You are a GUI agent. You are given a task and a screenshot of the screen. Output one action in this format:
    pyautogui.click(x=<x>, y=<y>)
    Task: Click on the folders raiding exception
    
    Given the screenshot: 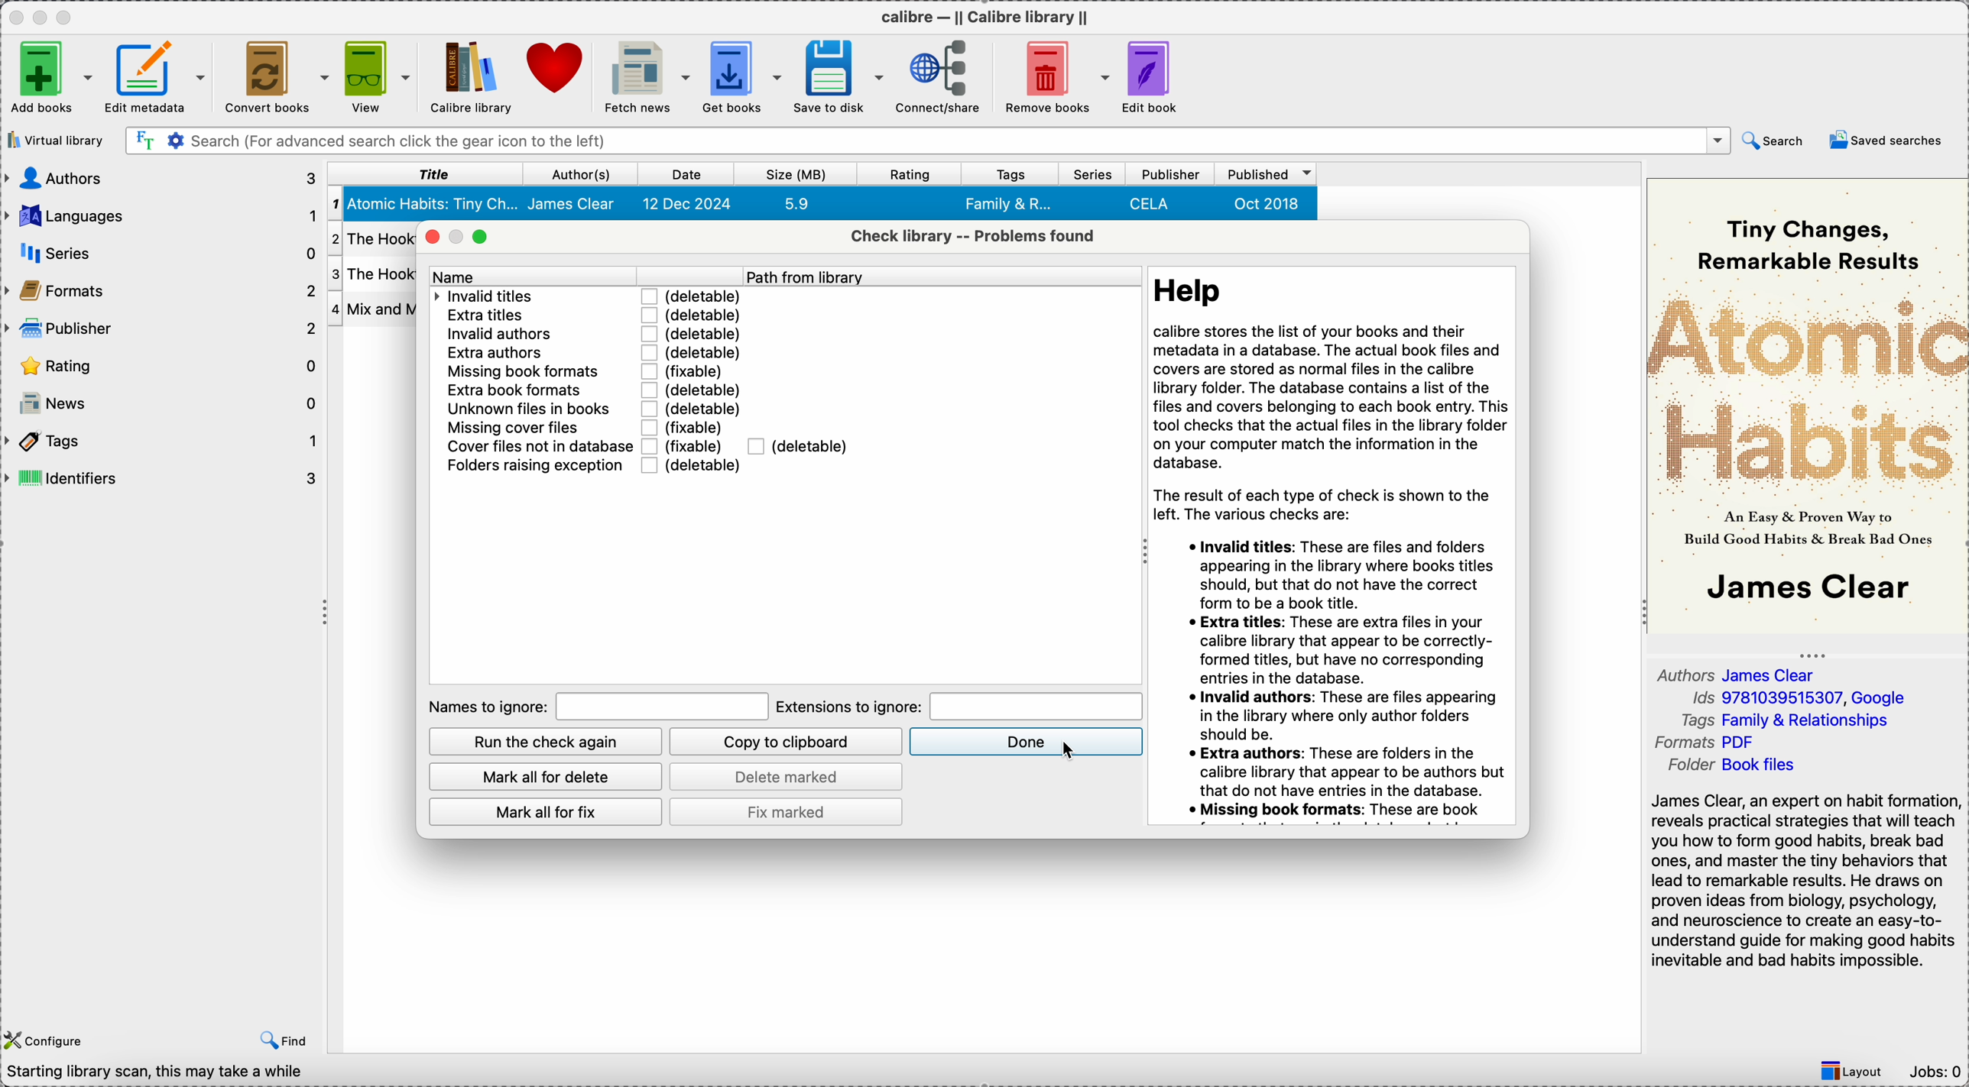 What is the action you would take?
    pyautogui.click(x=534, y=466)
    